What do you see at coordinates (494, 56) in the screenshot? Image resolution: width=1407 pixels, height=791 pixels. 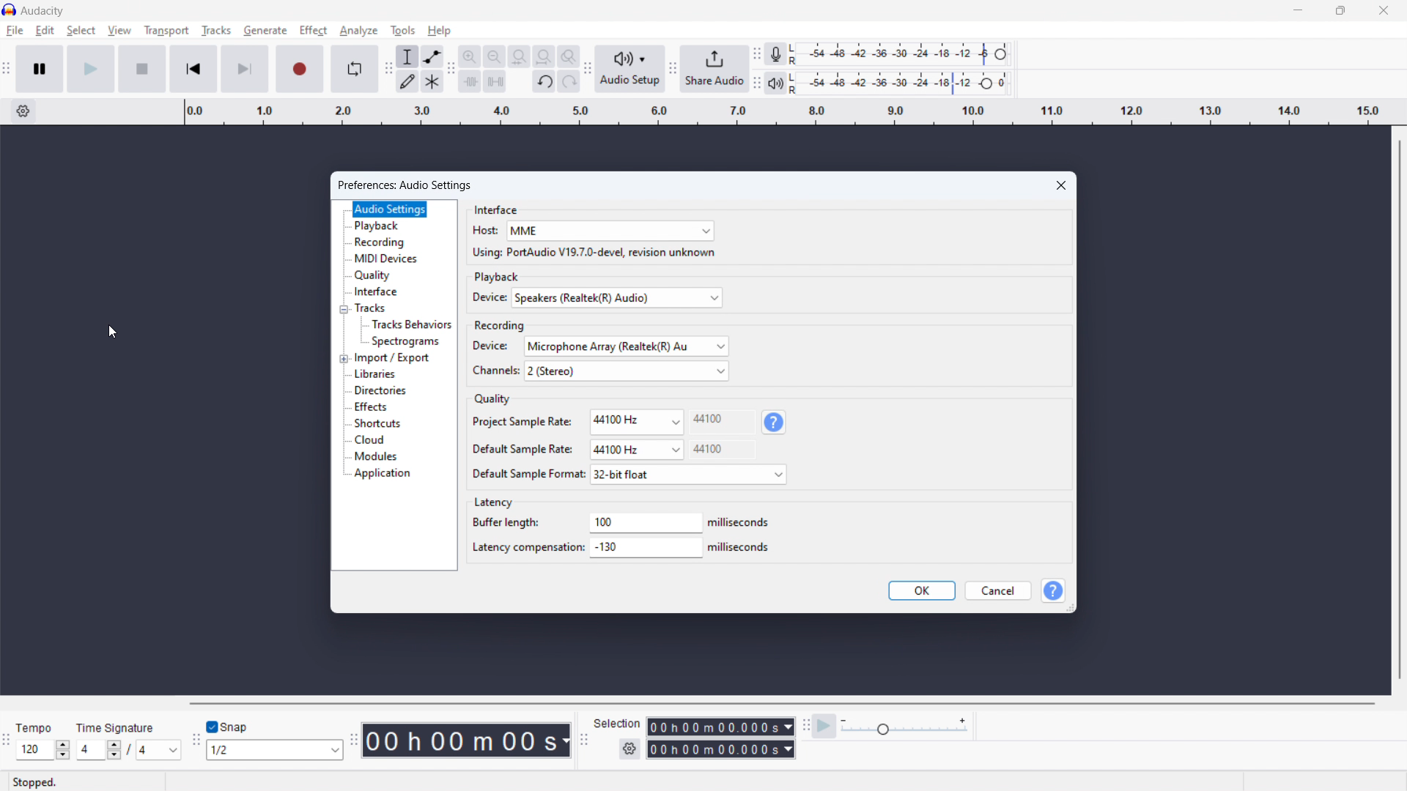 I see `zoom out` at bounding box center [494, 56].